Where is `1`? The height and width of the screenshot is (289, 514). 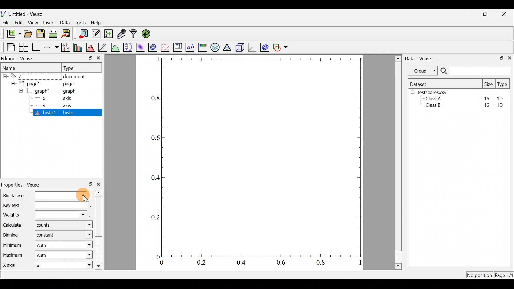 1 is located at coordinates (156, 60).